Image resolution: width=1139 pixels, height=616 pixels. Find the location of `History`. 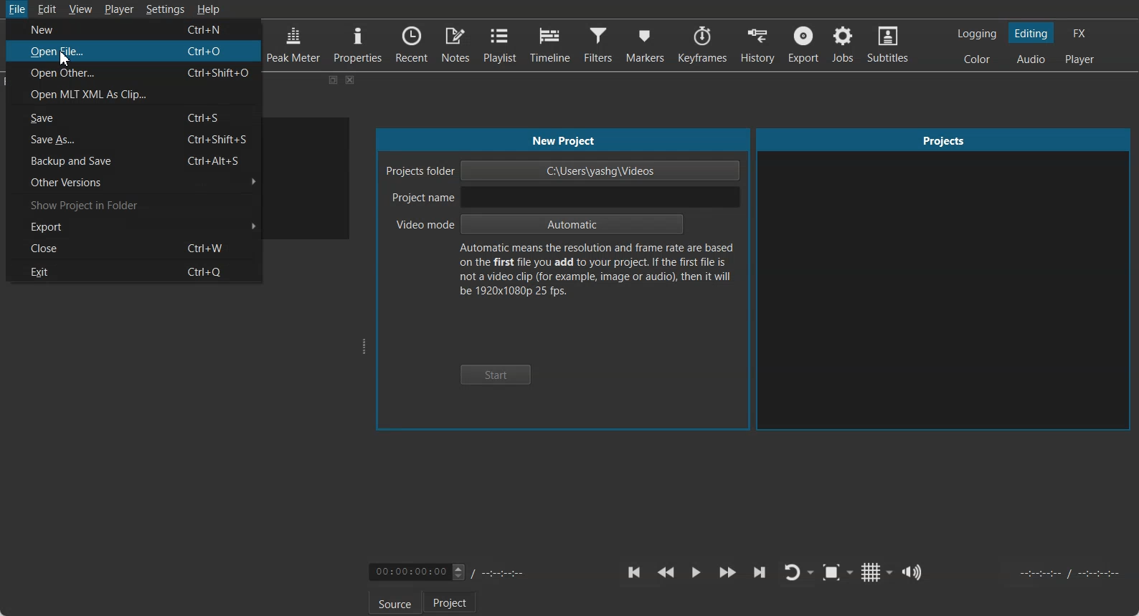

History is located at coordinates (760, 44).